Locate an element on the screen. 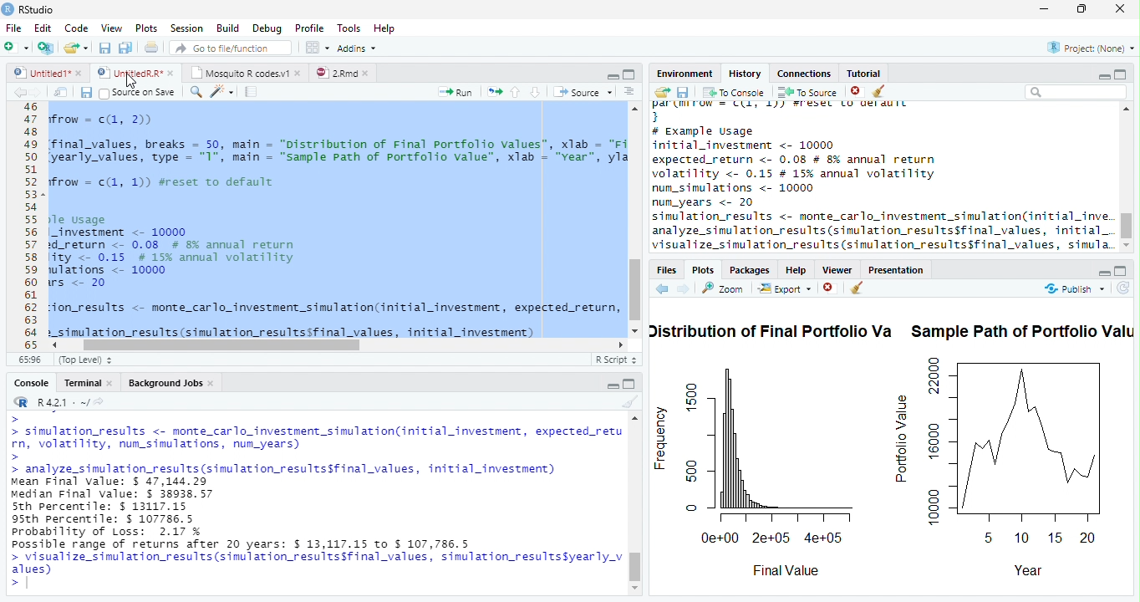 The image size is (1140, 602). Final Value is located at coordinates (786, 570).